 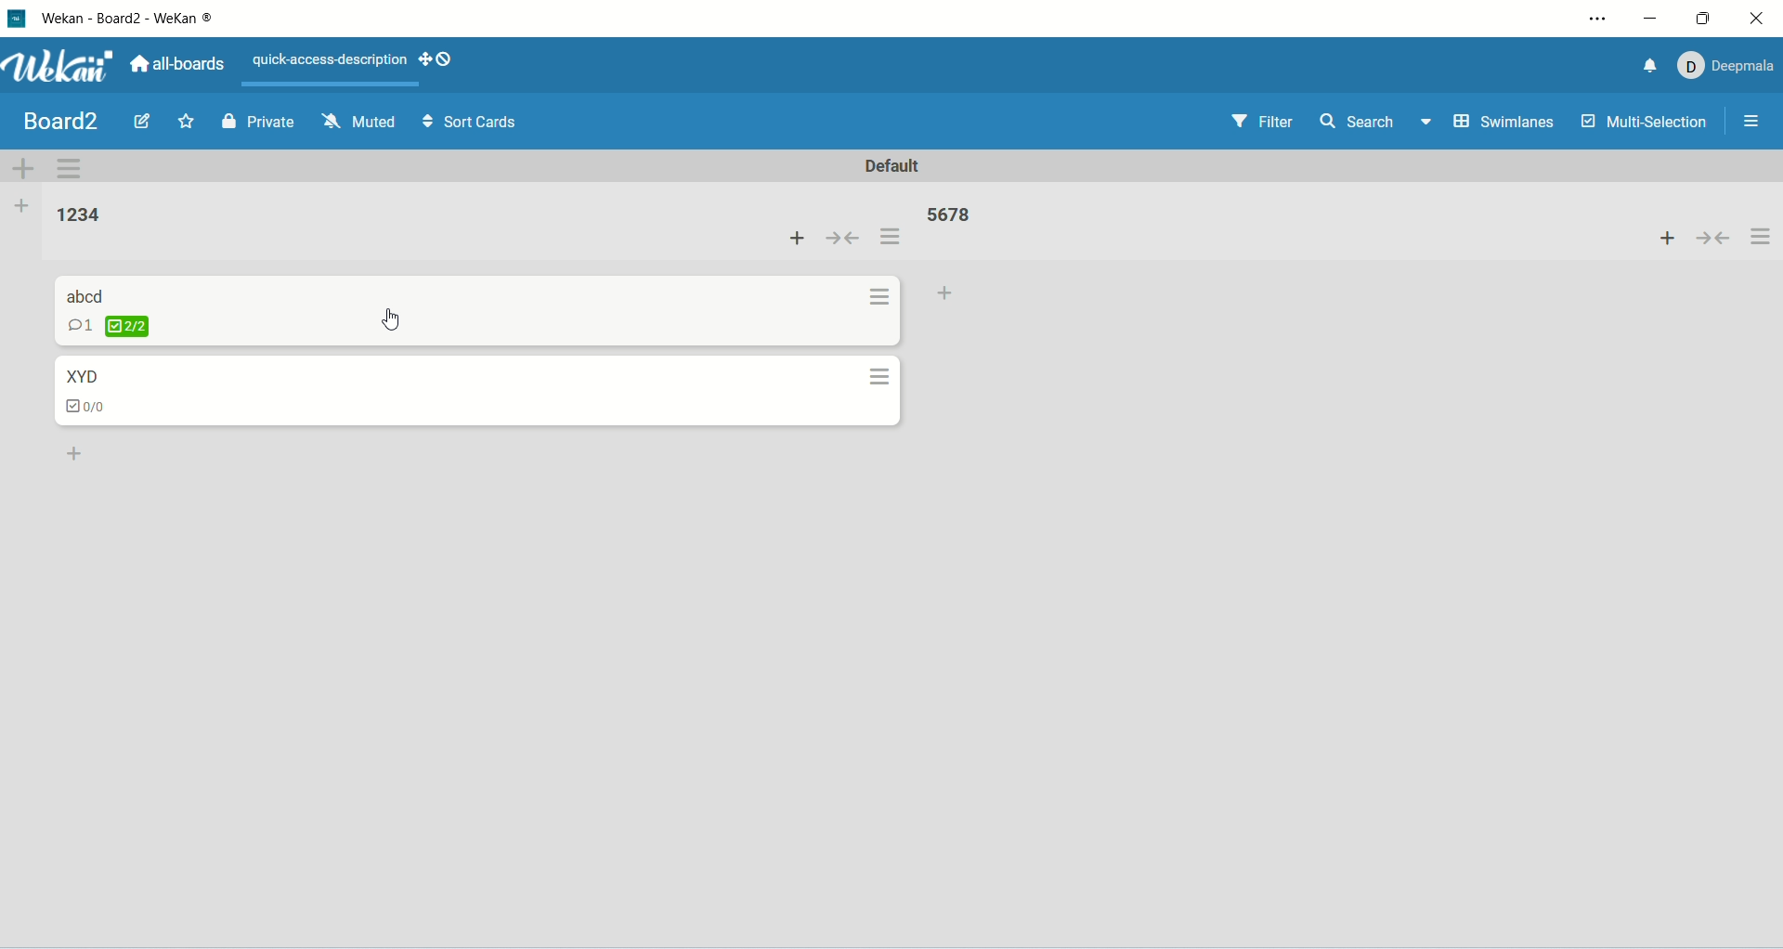 I want to click on checklist, so click(x=114, y=327).